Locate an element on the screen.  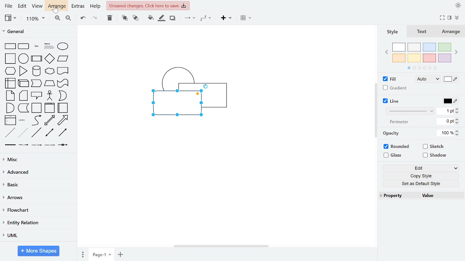
fill colors is located at coordinates (450, 79).